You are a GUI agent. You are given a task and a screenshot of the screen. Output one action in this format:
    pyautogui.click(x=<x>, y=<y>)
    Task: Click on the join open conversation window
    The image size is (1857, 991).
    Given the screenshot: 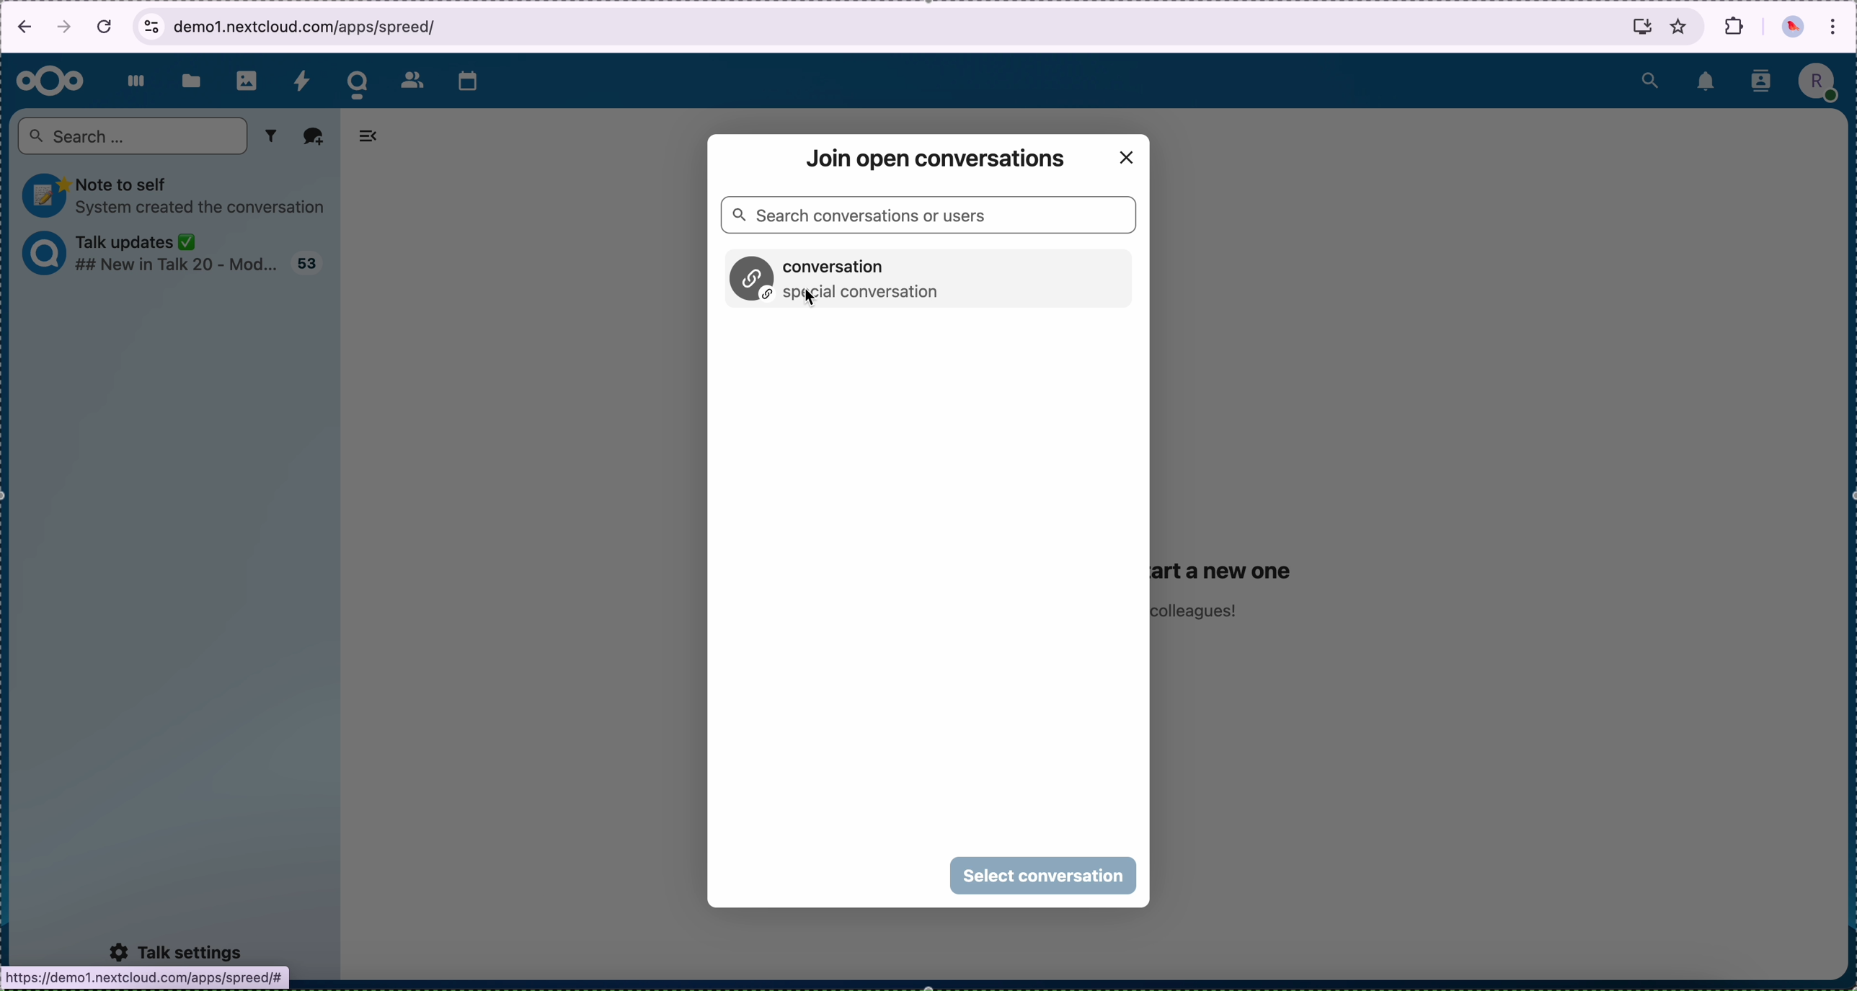 What is the action you would take?
    pyautogui.click(x=934, y=156)
    